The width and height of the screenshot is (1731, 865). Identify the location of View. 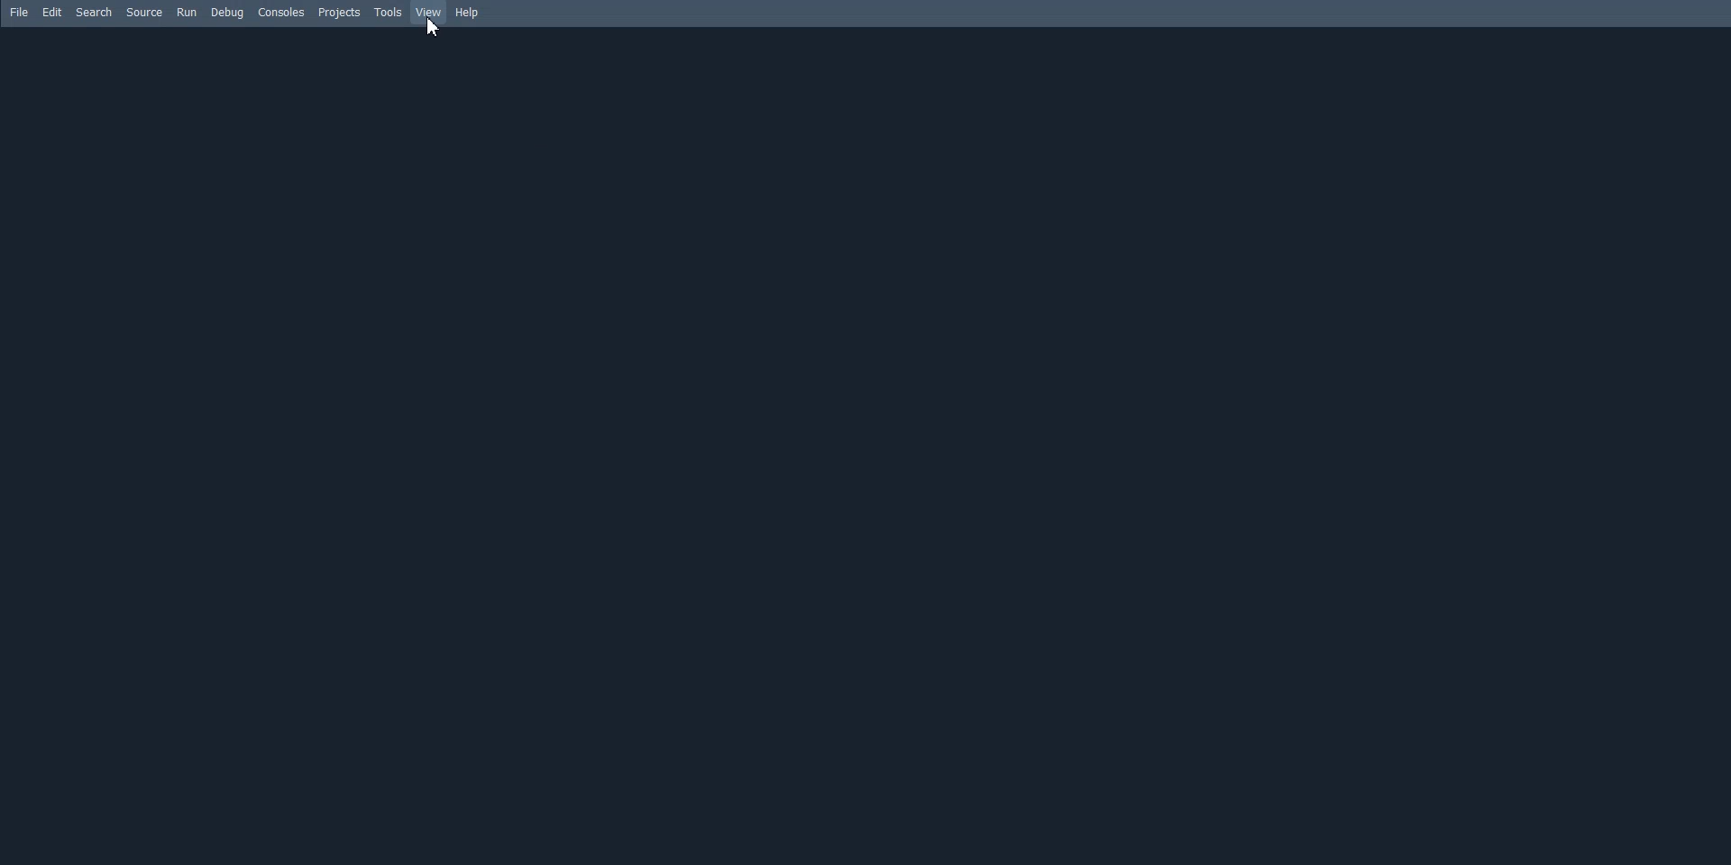
(429, 12).